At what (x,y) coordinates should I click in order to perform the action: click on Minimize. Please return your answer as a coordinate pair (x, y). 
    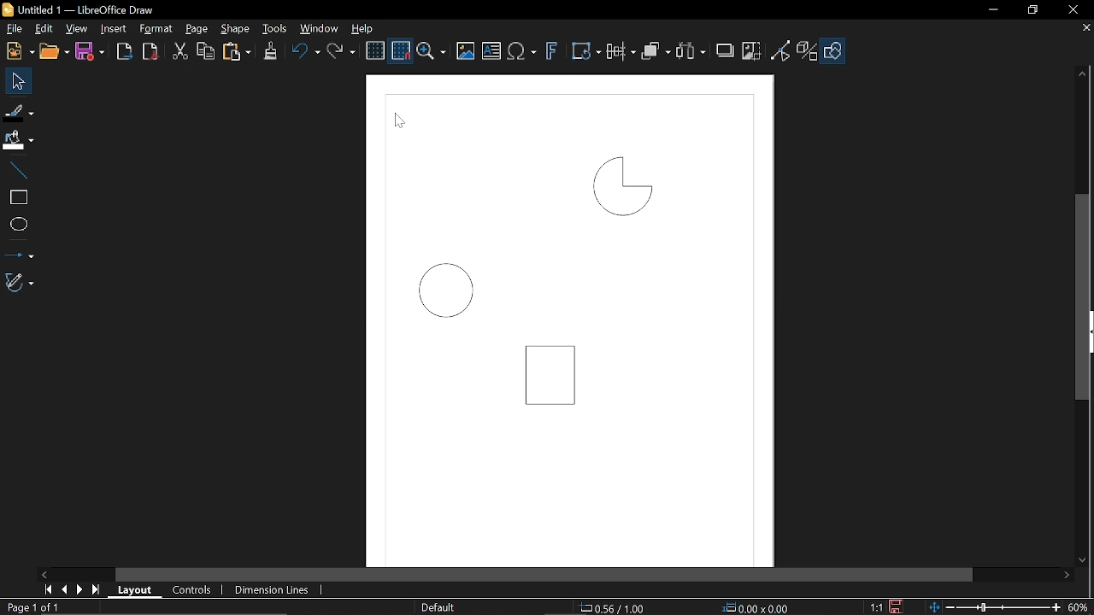
    Looking at the image, I should click on (997, 10).